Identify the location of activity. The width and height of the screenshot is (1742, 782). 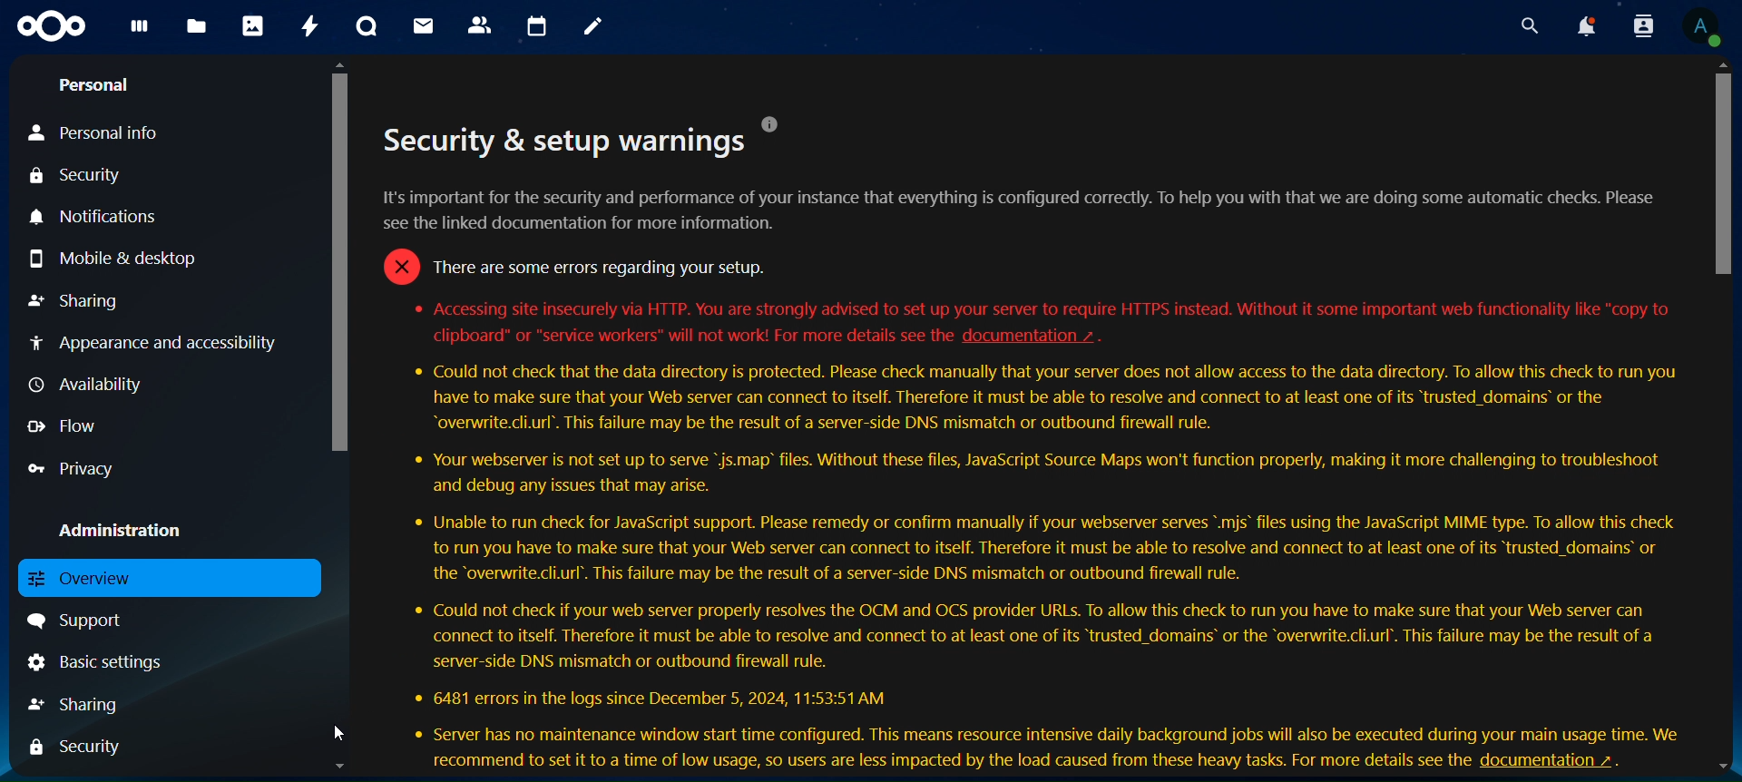
(311, 25).